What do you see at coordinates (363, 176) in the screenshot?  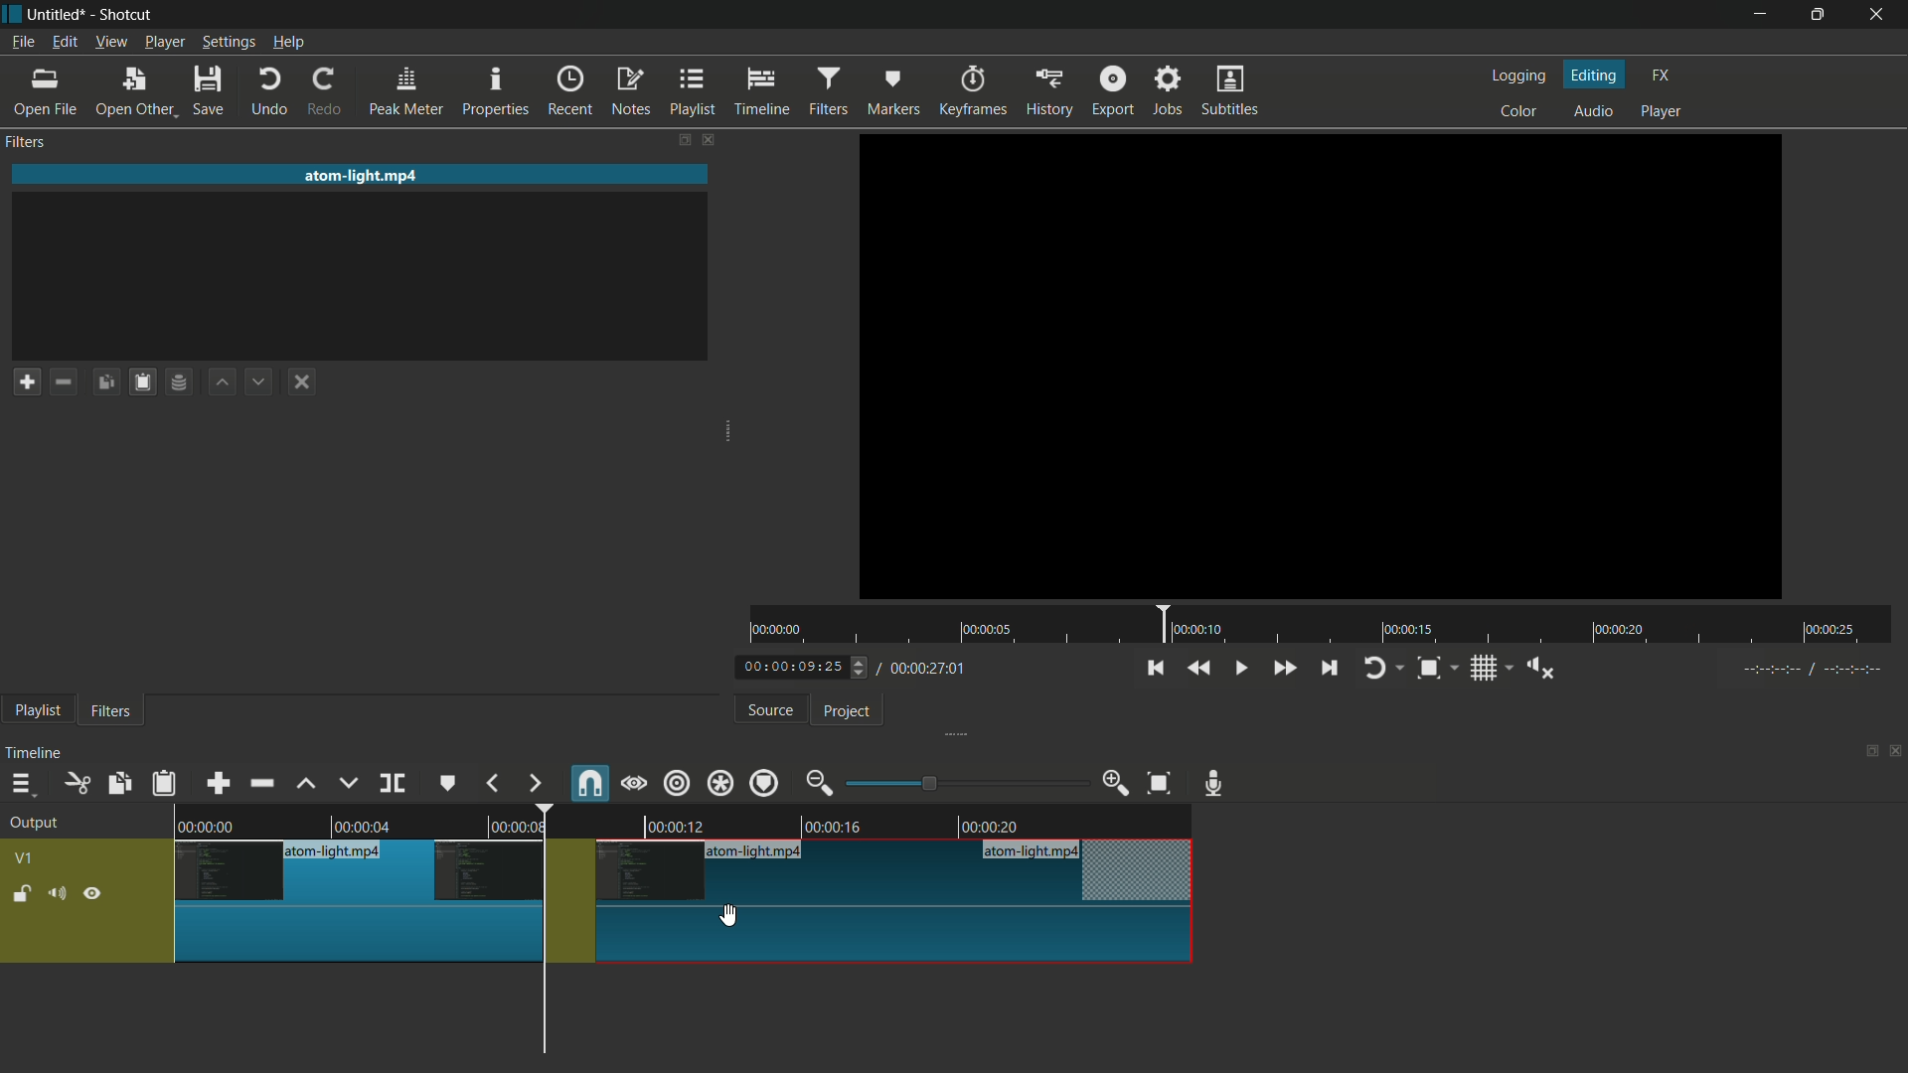 I see `` at bounding box center [363, 176].